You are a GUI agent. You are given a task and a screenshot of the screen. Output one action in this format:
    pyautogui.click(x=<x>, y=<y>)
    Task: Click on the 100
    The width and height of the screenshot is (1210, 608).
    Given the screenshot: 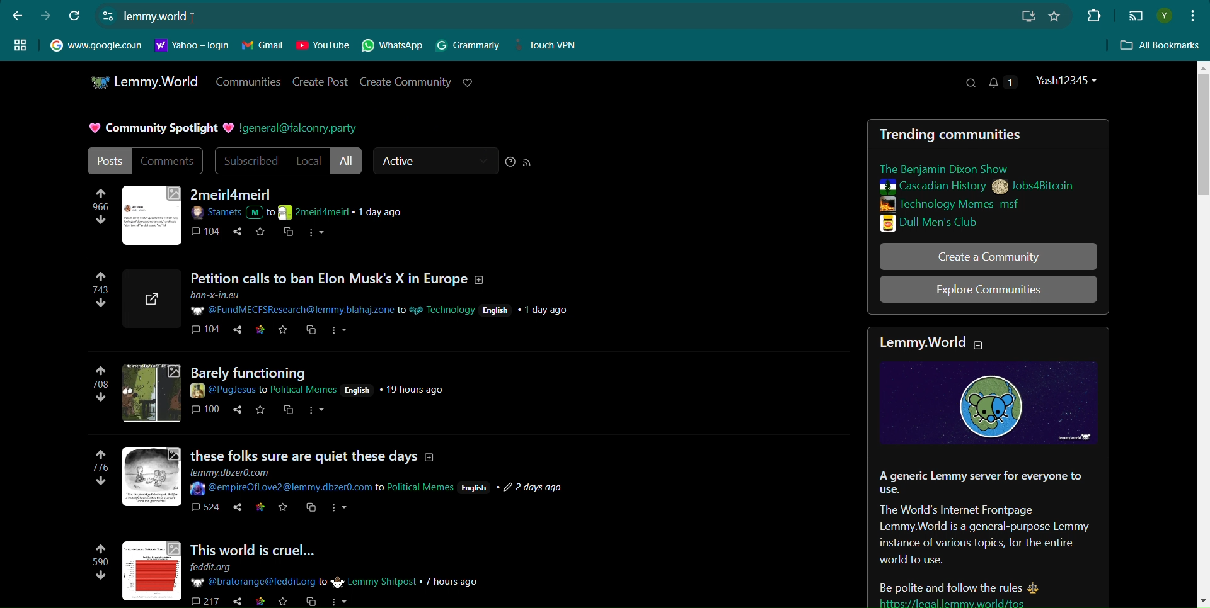 What is the action you would take?
    pyautogui.click(x=207, y=412)
    